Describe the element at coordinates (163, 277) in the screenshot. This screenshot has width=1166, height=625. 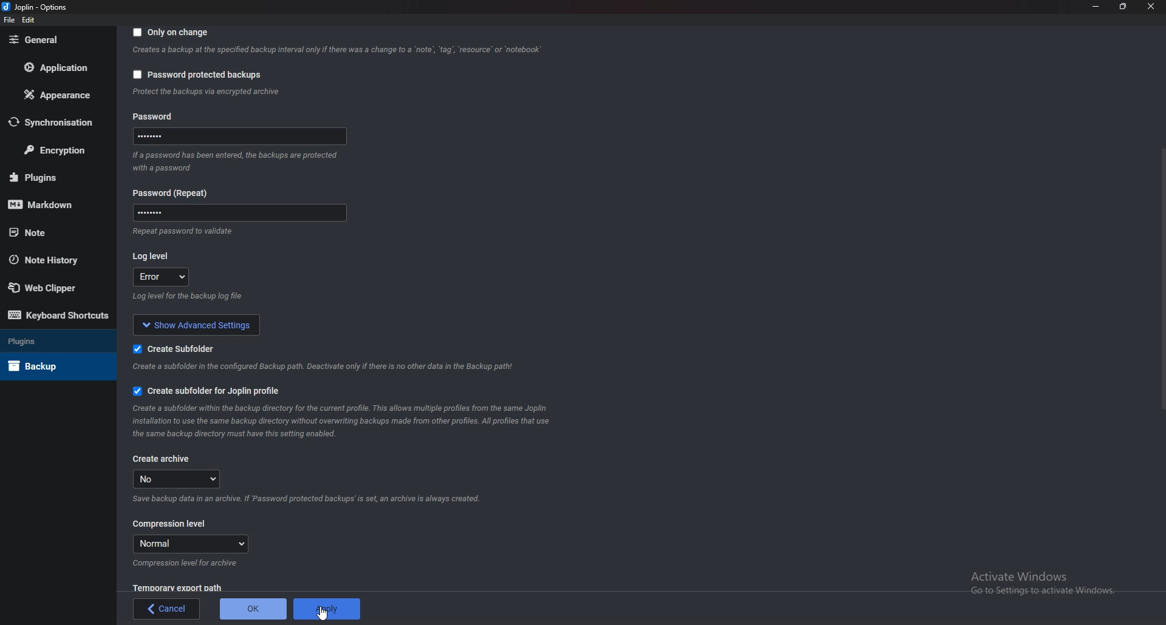
I see `error` at that location.